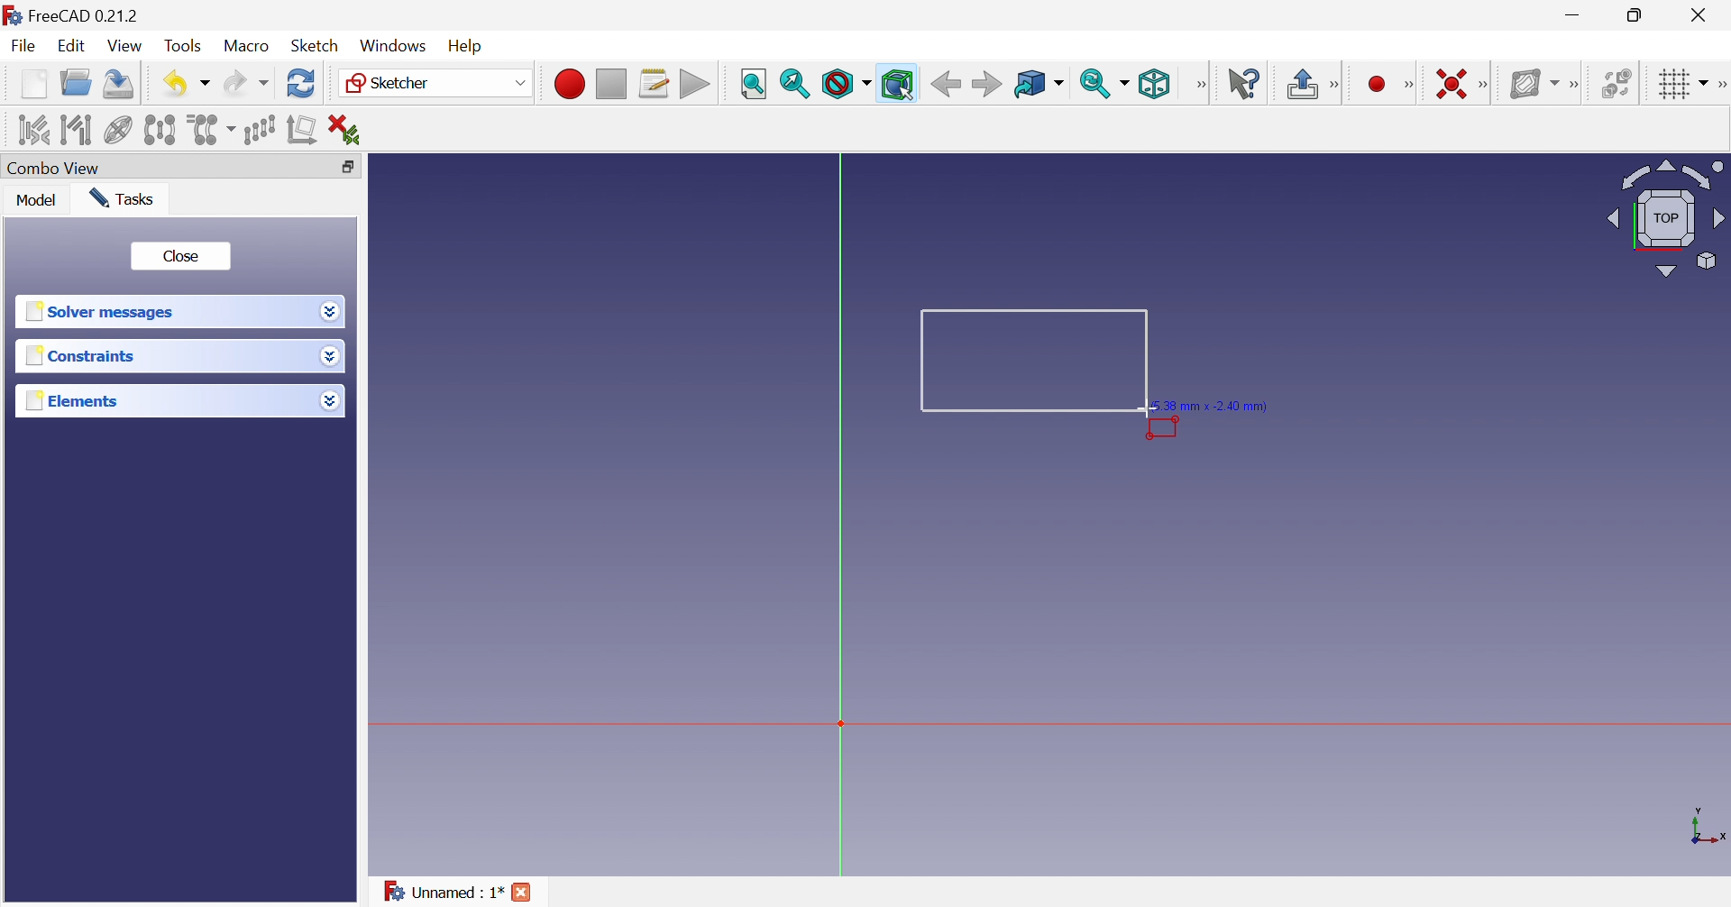 This screenshot has height=907, width=1731. I want to click on Switch space, so click(1618, 83).